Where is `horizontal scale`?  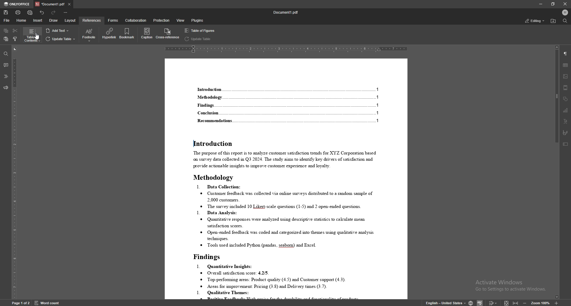
horizontal scale is located at coordinates (286, 49).